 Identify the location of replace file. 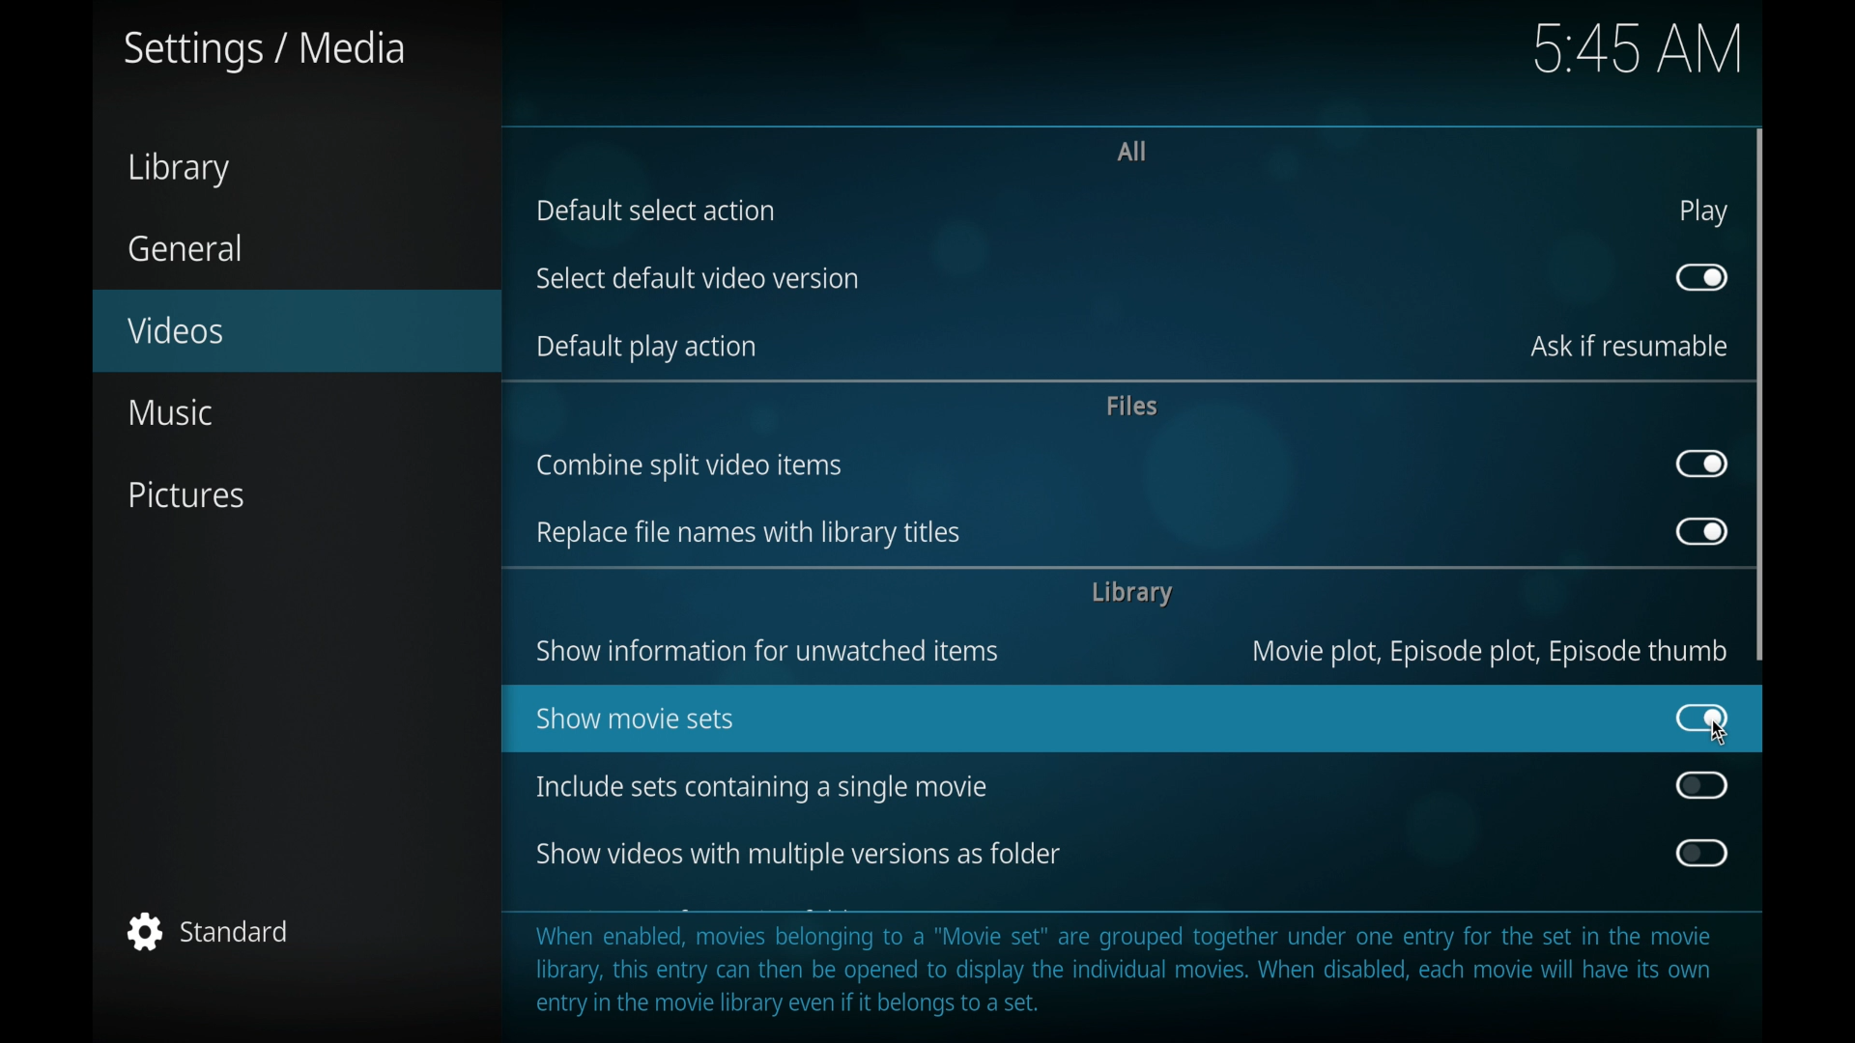
(748, 534).